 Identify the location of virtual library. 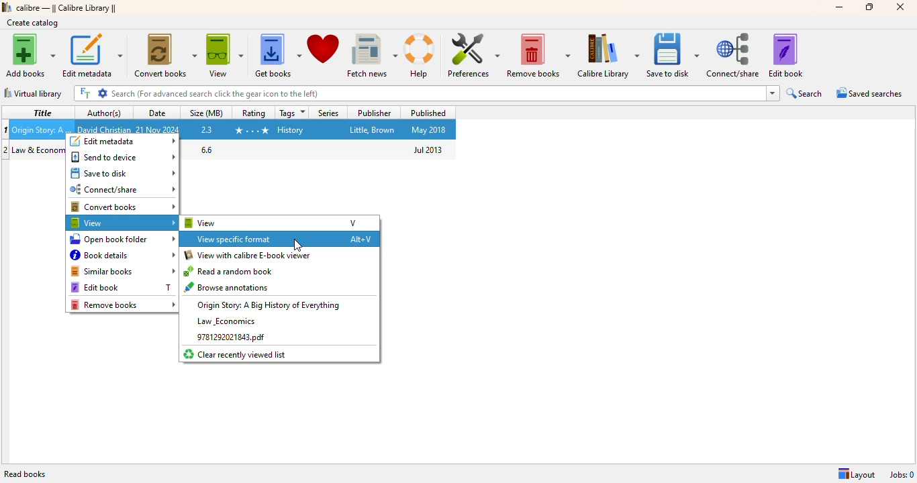
(33, 93).